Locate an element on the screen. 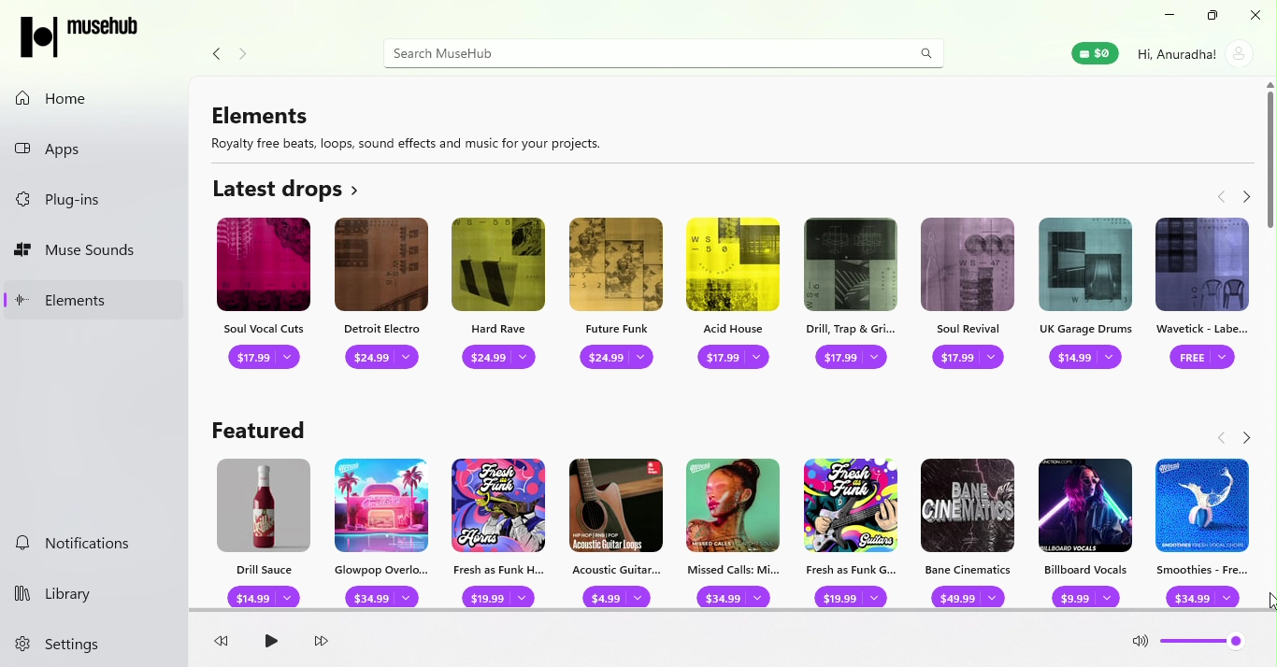  Glowpop overload is located at coordinates (384, 529).